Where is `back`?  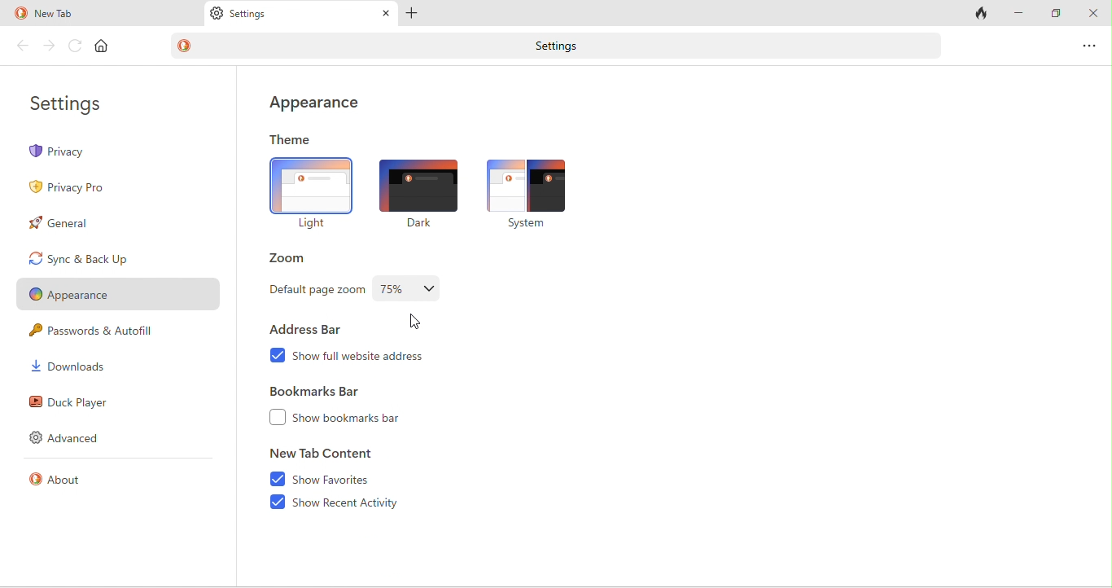 back is located at coordinates (24, 46).